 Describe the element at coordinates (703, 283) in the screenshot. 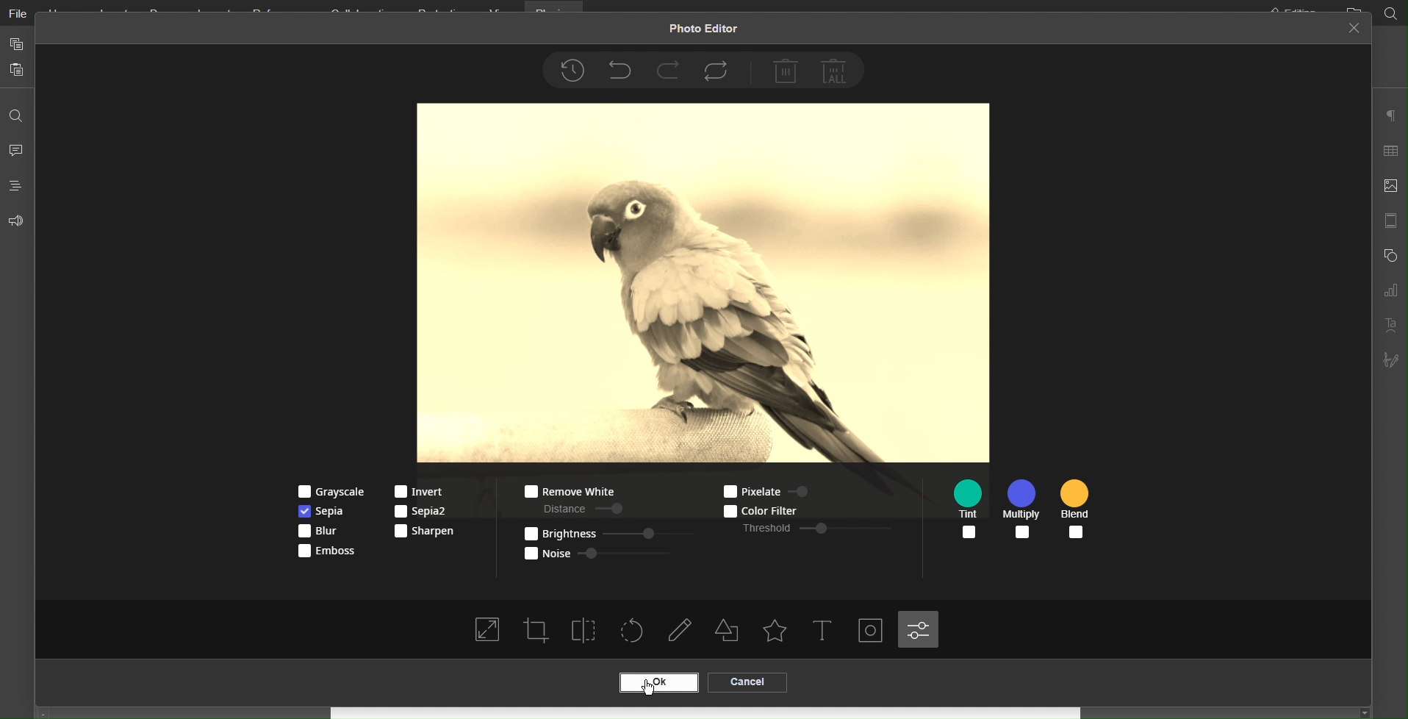

I see `Image` at that location.